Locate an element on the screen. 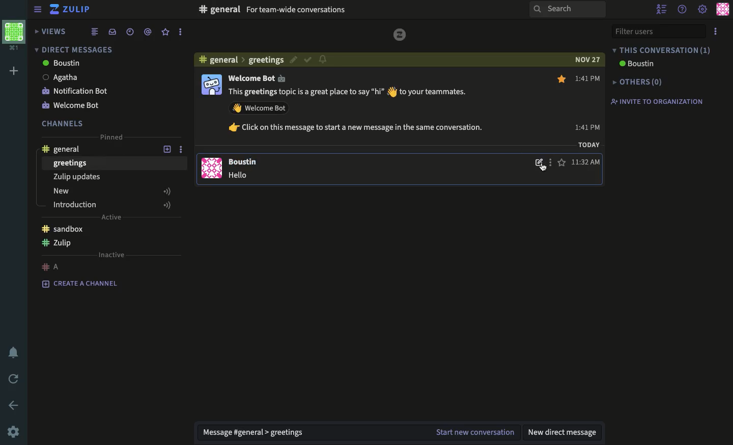  a is located at coordinates (51, 266).